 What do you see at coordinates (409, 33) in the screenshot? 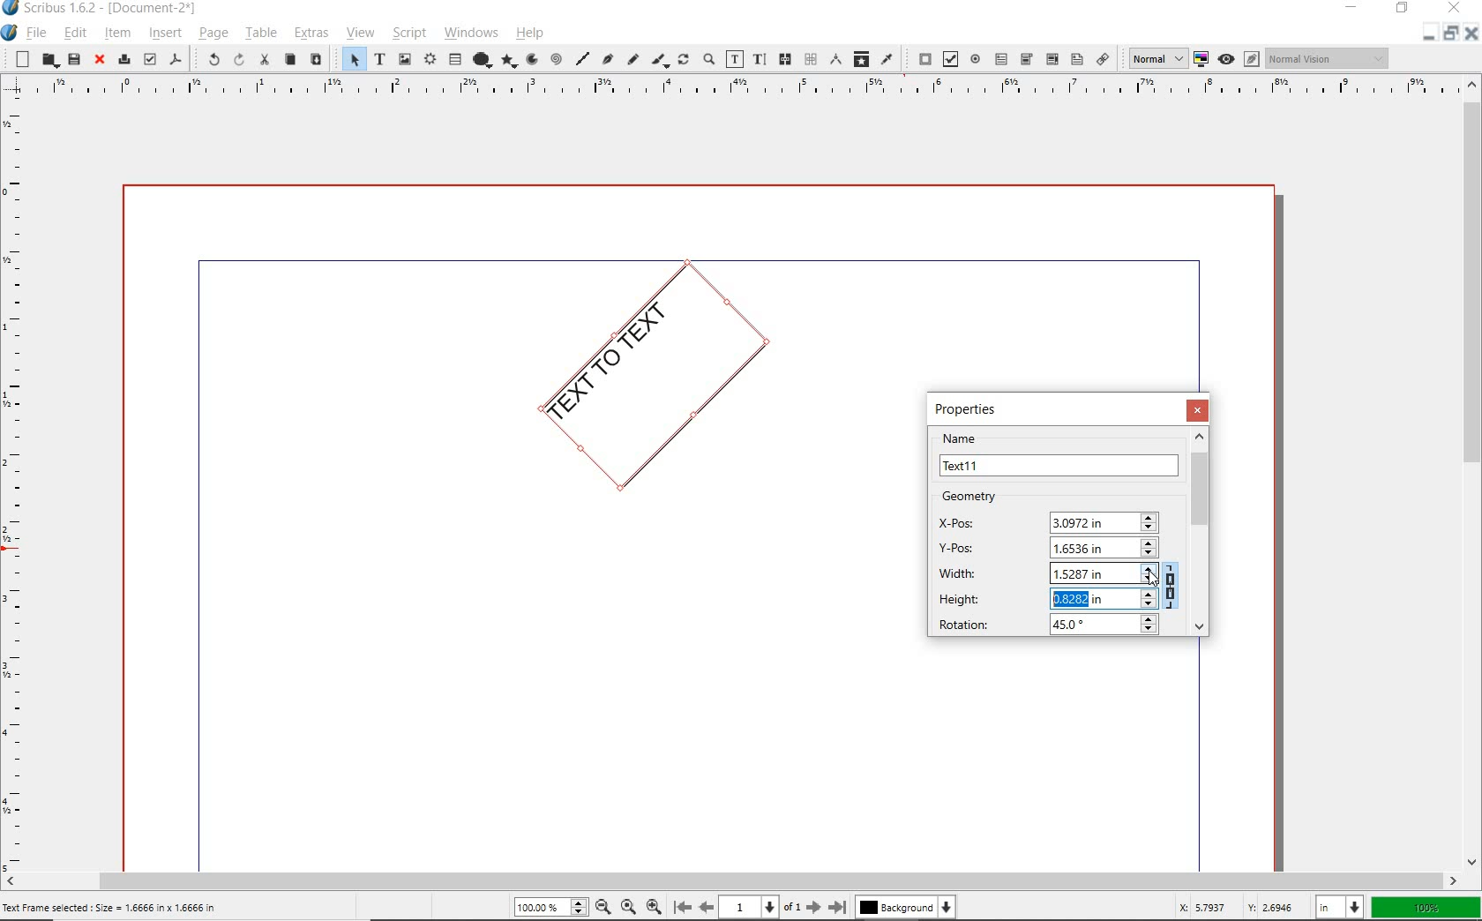
I see `script` at bounding box center [409, 33].